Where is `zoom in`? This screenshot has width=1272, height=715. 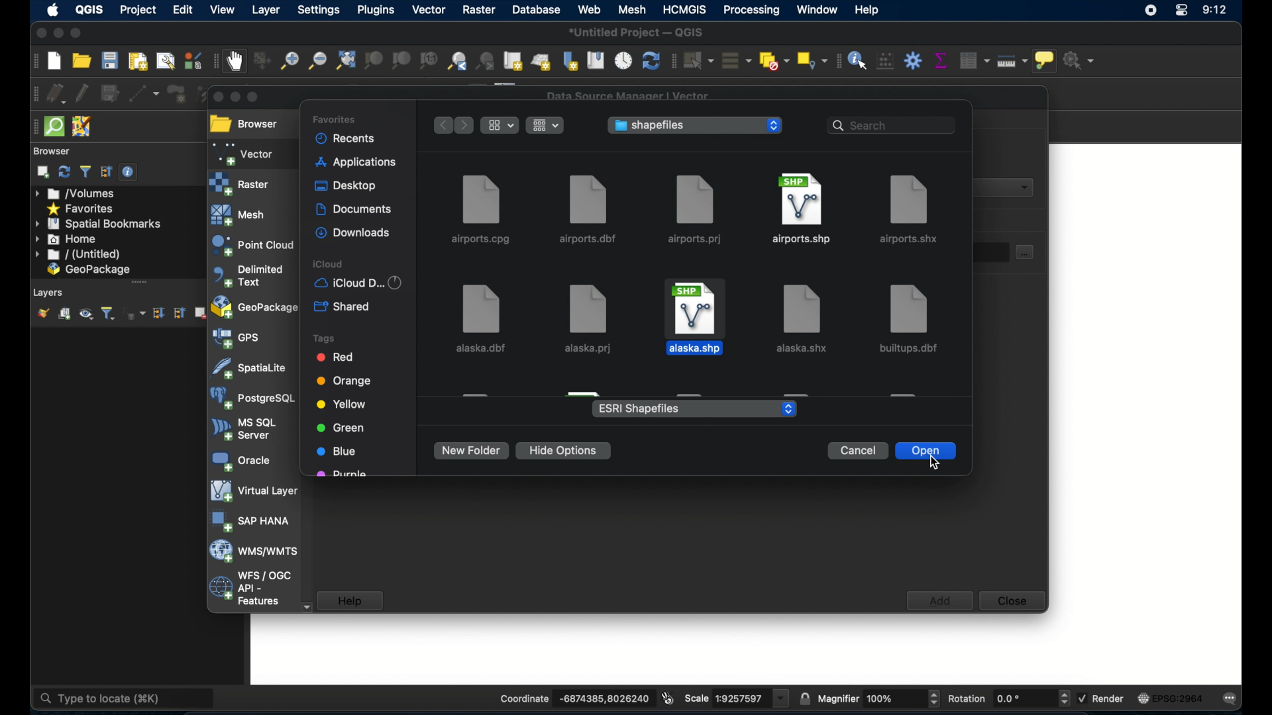
zoom in is located at coordinates (288, 62).